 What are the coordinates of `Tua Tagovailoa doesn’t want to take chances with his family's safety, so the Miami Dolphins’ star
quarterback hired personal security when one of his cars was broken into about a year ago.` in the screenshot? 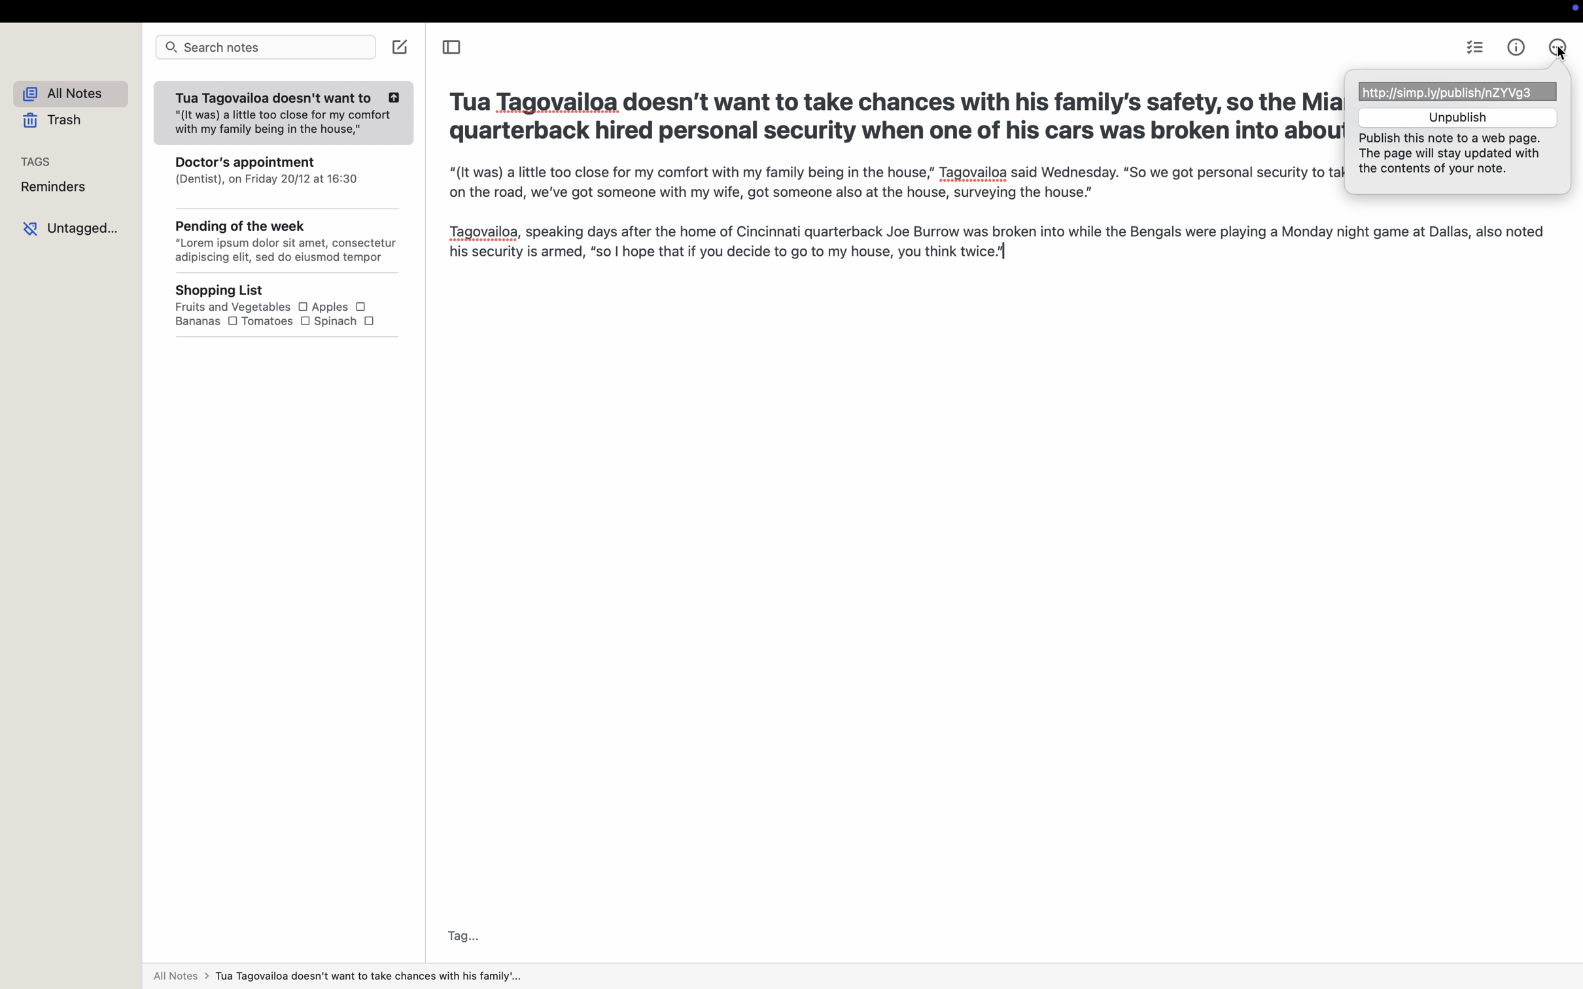 It's located at (888, 120).